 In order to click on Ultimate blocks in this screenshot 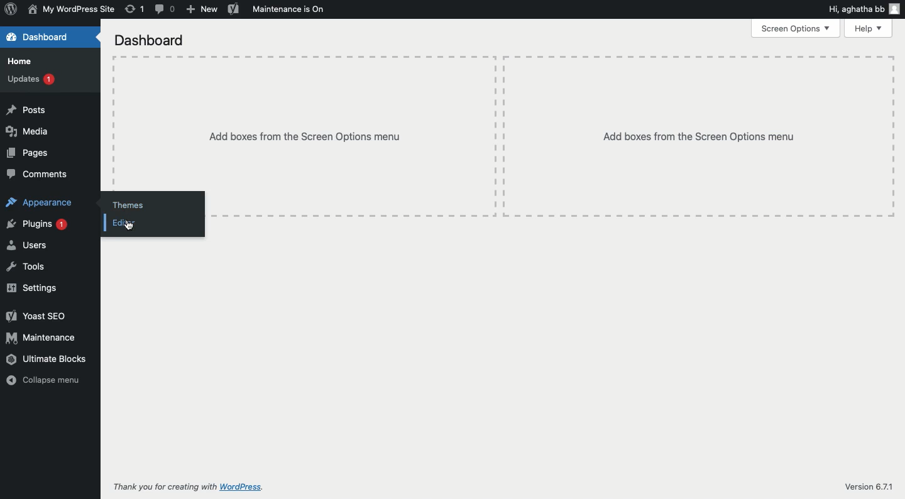, I will do `click(48, 359)`.